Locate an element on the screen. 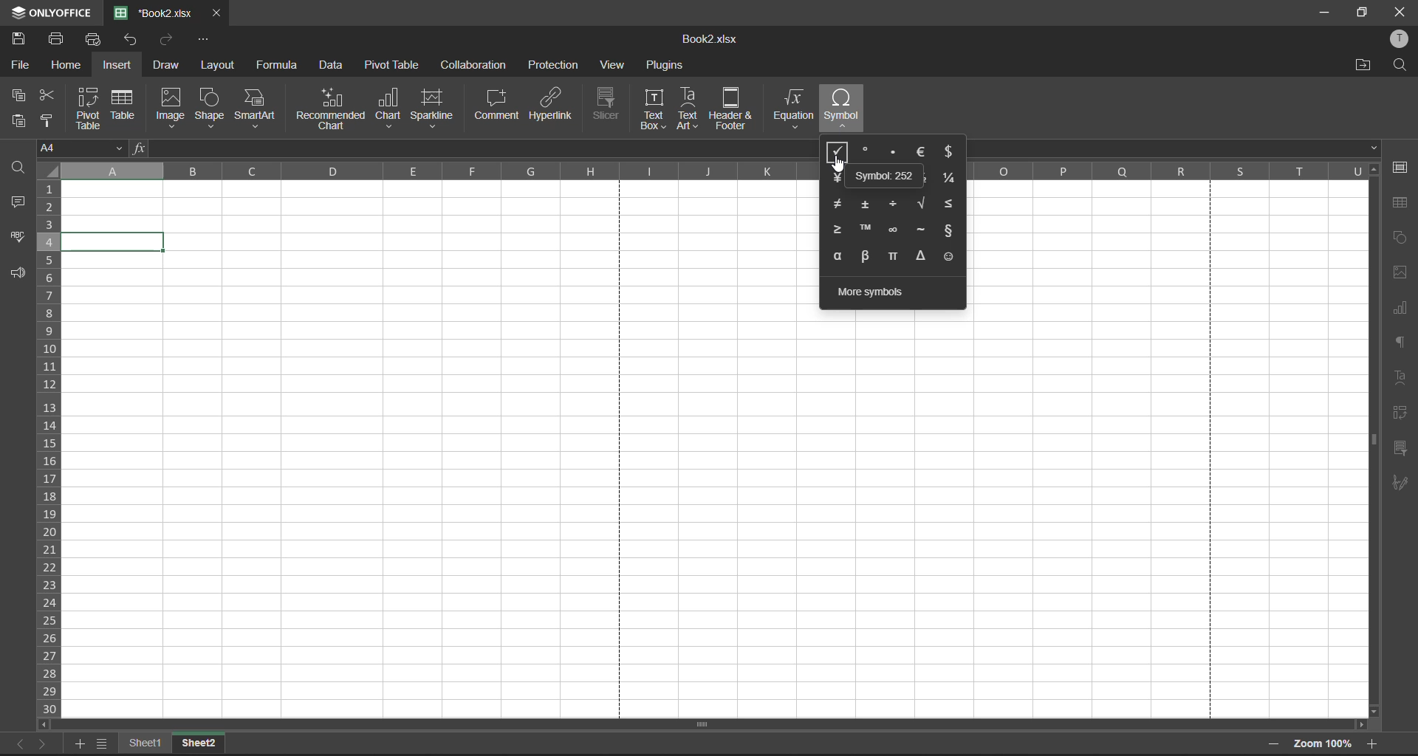 The width and height of the screenshot is (1418, 756). pivot table is located at coordinates (88, 107).